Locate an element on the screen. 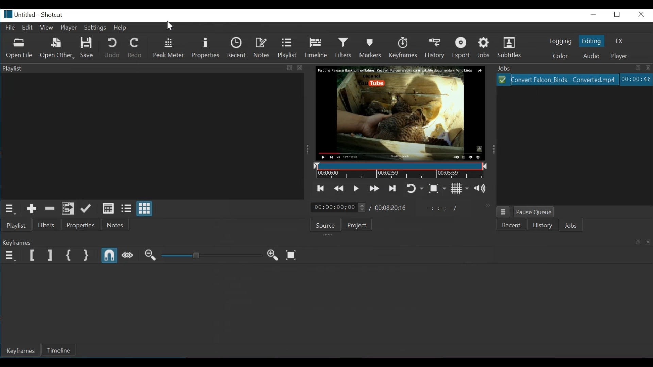 Image resolution: width=653 pixels, height=367 pixels. Keyframes is located at coordinates (403, 48).